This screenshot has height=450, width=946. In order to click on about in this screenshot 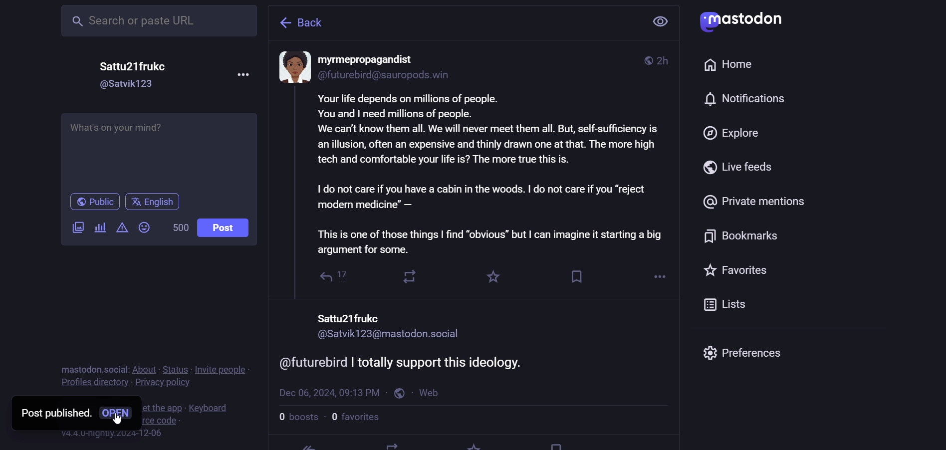, I will do `click(145, 369)`.